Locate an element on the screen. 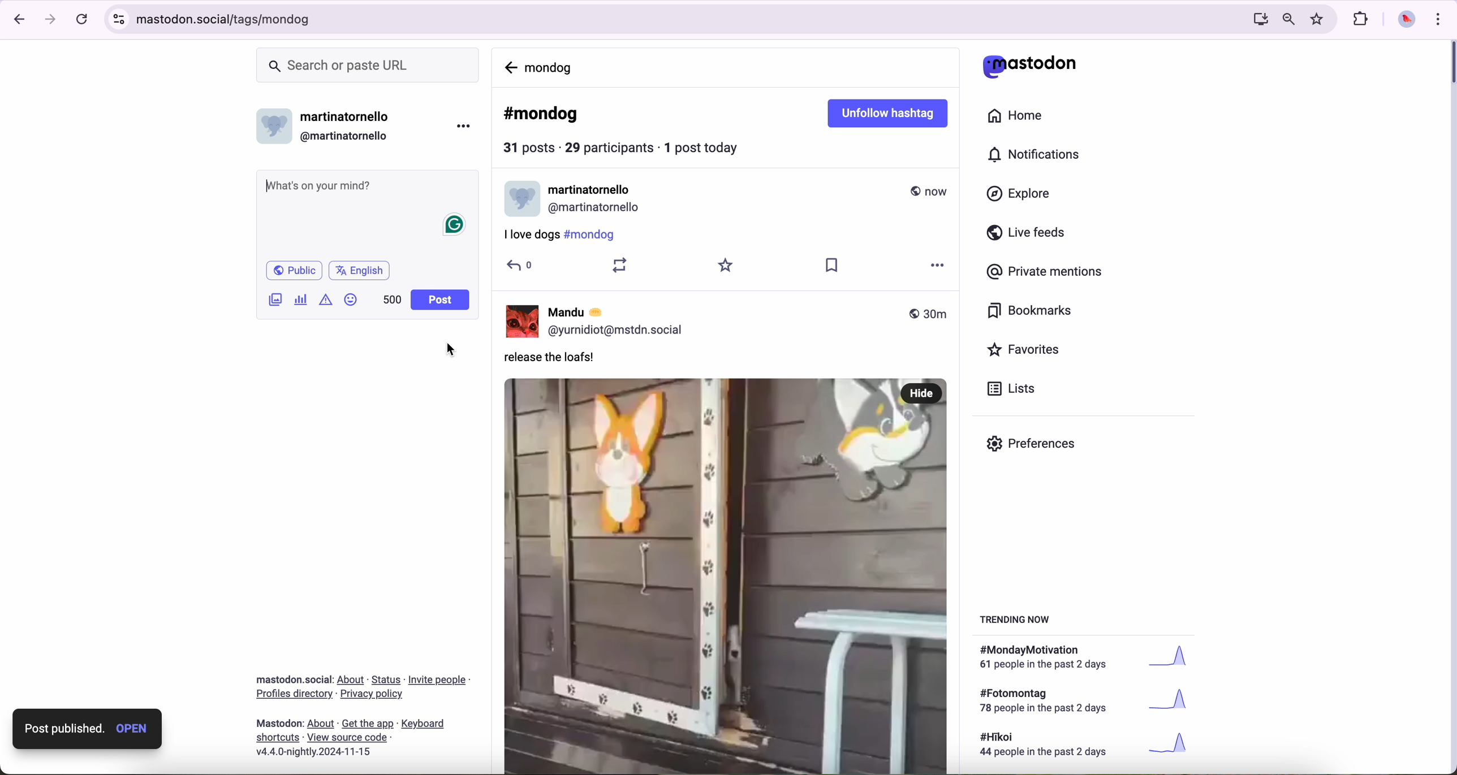  text is located at coordinates (1047, 702).